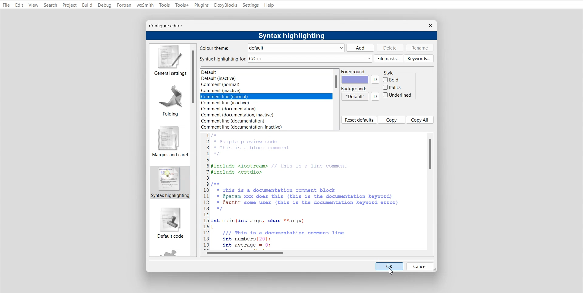 The width and height of the screenshot is (583, 293). I want to click on Add, so click(360, 47).